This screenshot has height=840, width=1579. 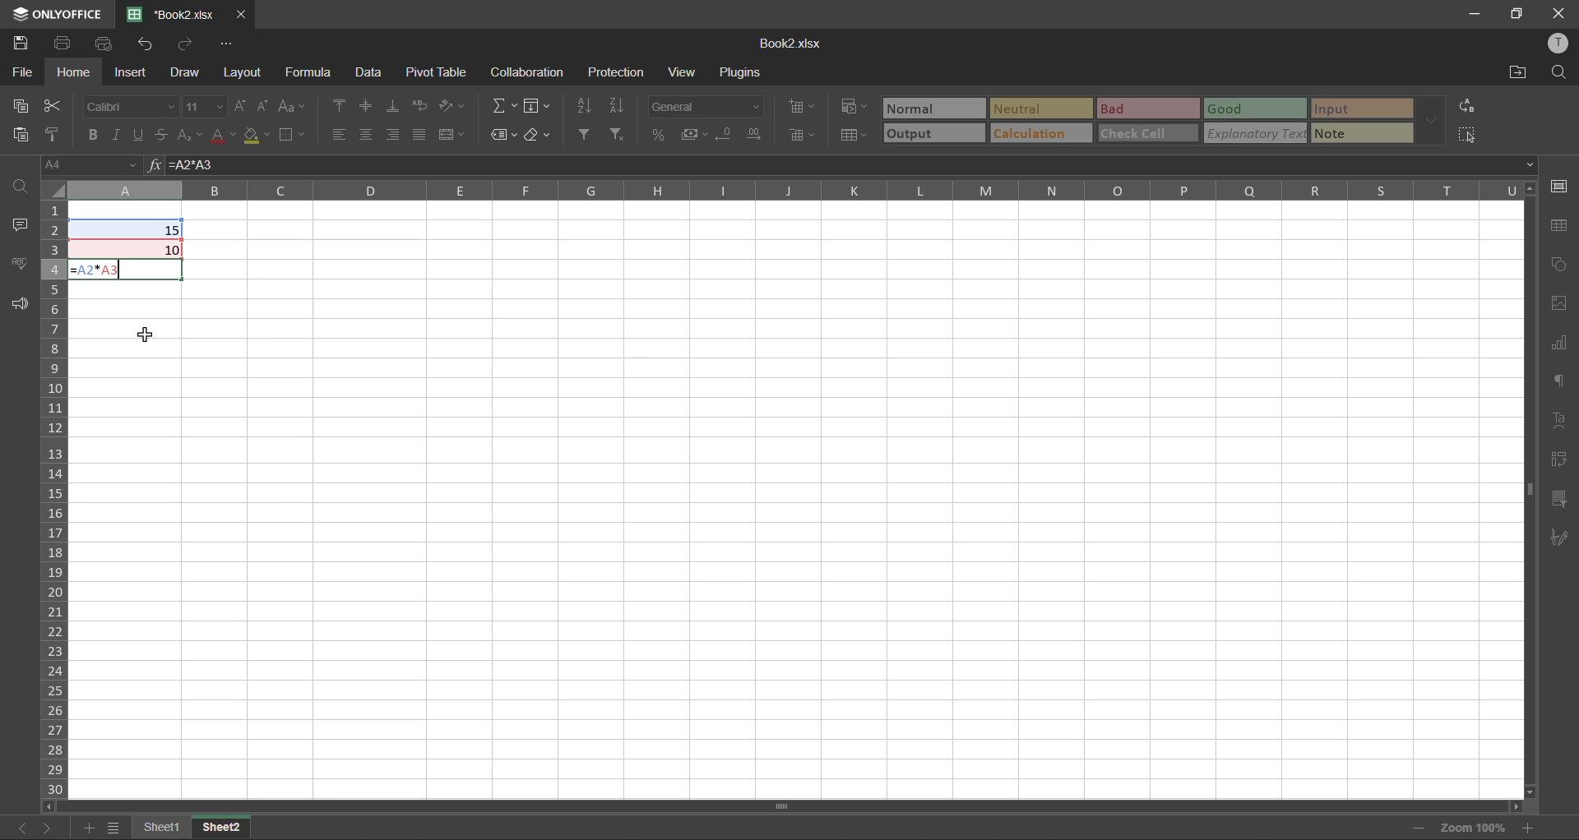 What do you see at coordinates (51, 107) in the screenshot?
I see `cut` at bounding box center [51, 107].